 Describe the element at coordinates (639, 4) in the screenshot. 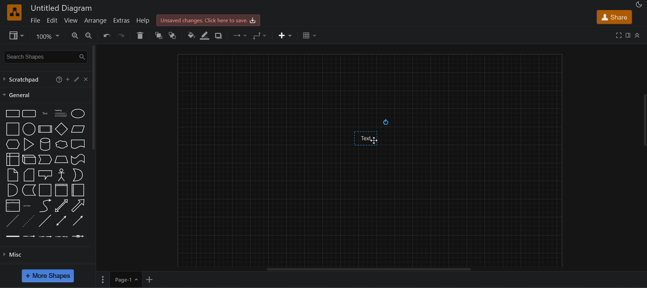

I see `Night mode appearance` at that location.